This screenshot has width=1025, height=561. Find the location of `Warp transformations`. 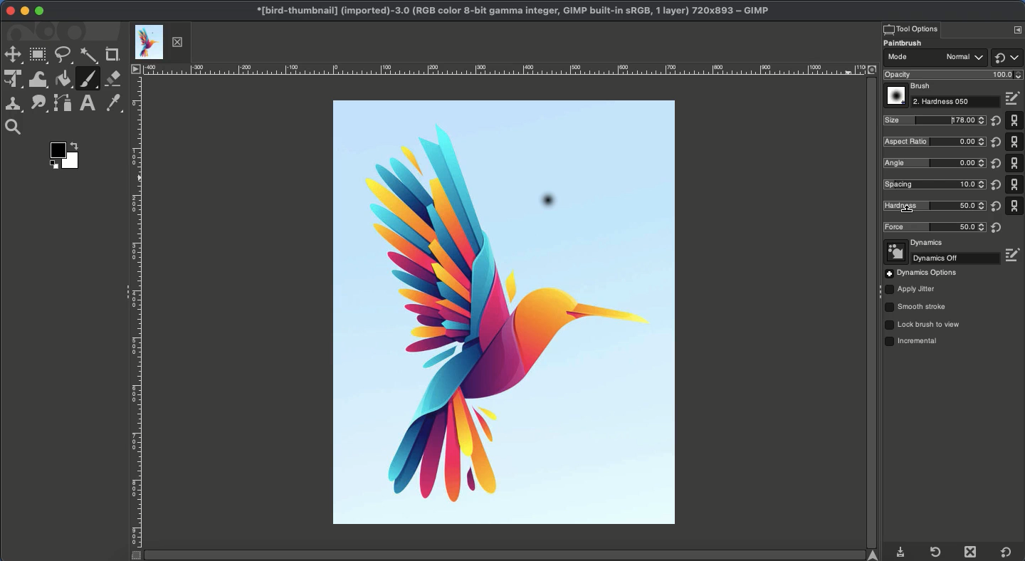

Warp transformations is located at coordinates (40, 80).